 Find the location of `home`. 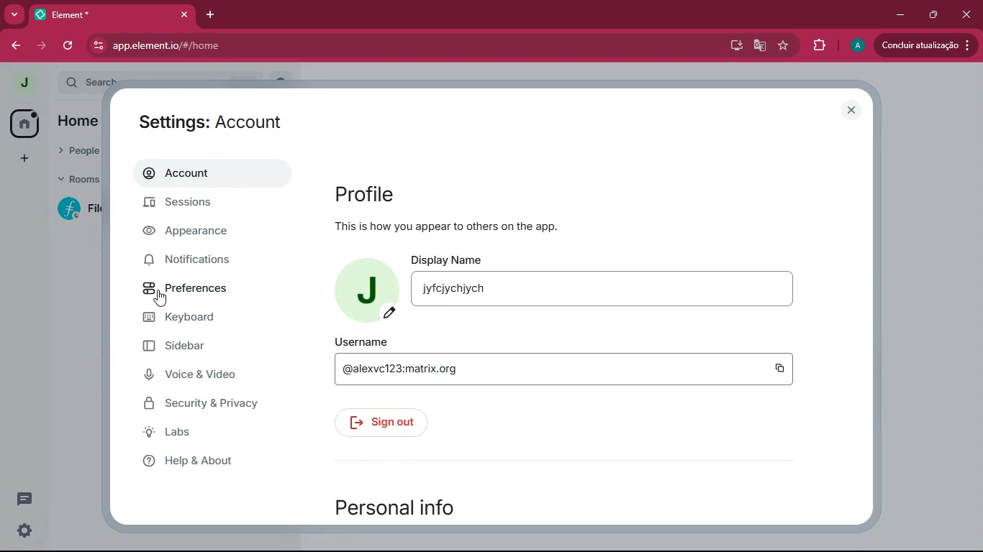

home is located at coordinates (27, 122).